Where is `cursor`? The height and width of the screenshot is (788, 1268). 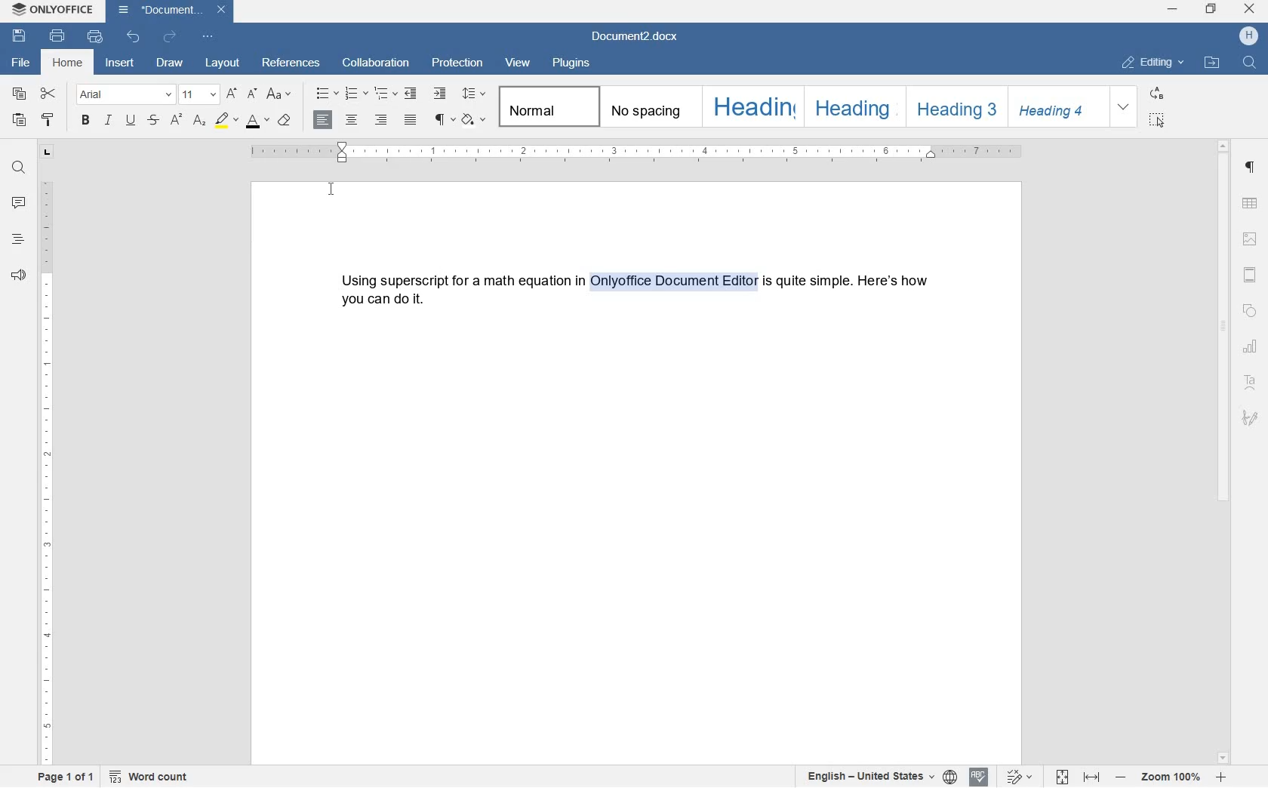 cursor is located at coordinates (331, 192).